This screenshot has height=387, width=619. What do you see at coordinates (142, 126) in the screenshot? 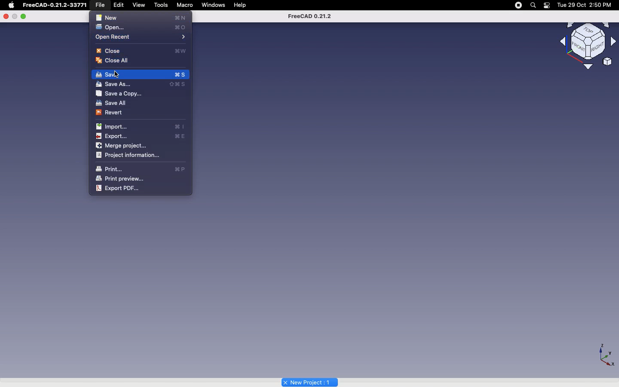
I see `Import` at bounding box center [142, 126].